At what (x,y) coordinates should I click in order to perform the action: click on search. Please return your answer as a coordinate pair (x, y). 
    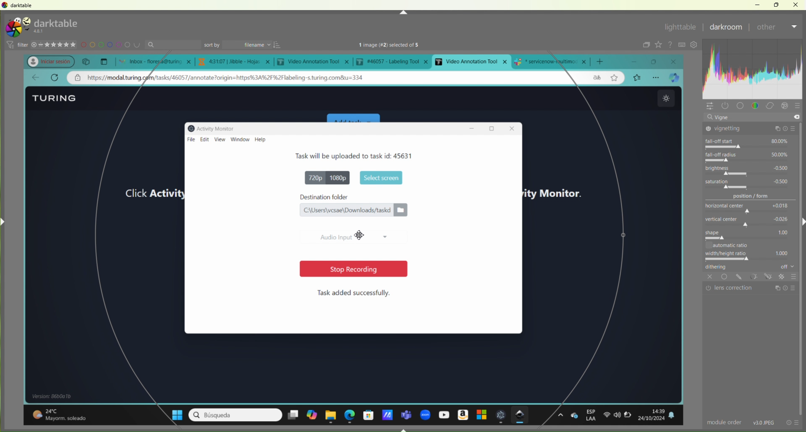
    Looking at the image, I should click on (175, 45).